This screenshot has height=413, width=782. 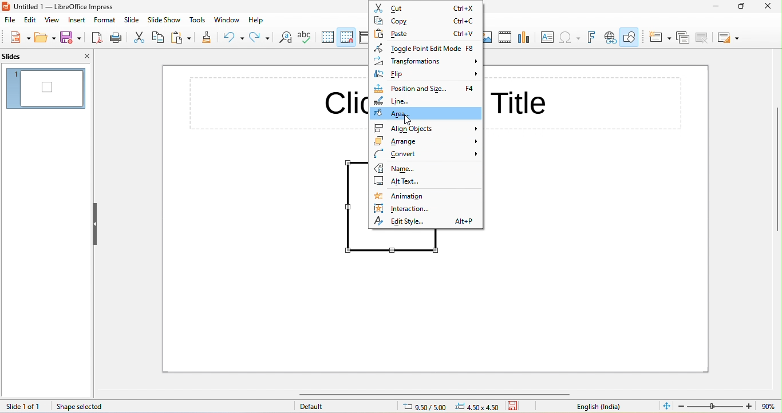 I want to click on ctrl+x, so click(x=464, y=8).